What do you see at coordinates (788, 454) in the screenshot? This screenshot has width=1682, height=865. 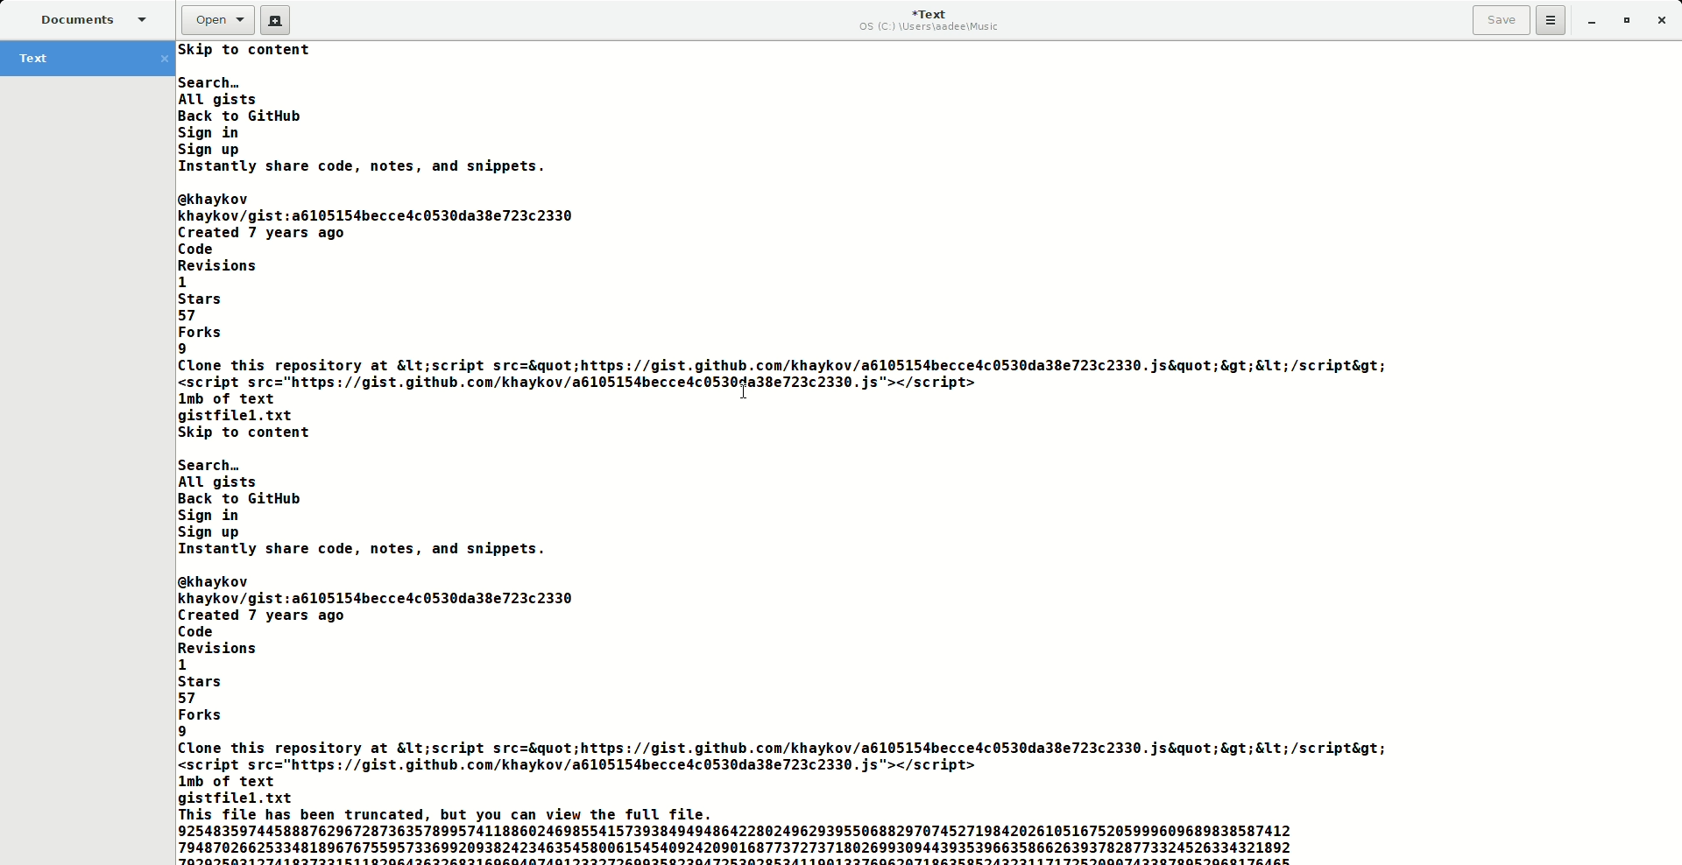 I see `Text` at bounding box center [788, 454].